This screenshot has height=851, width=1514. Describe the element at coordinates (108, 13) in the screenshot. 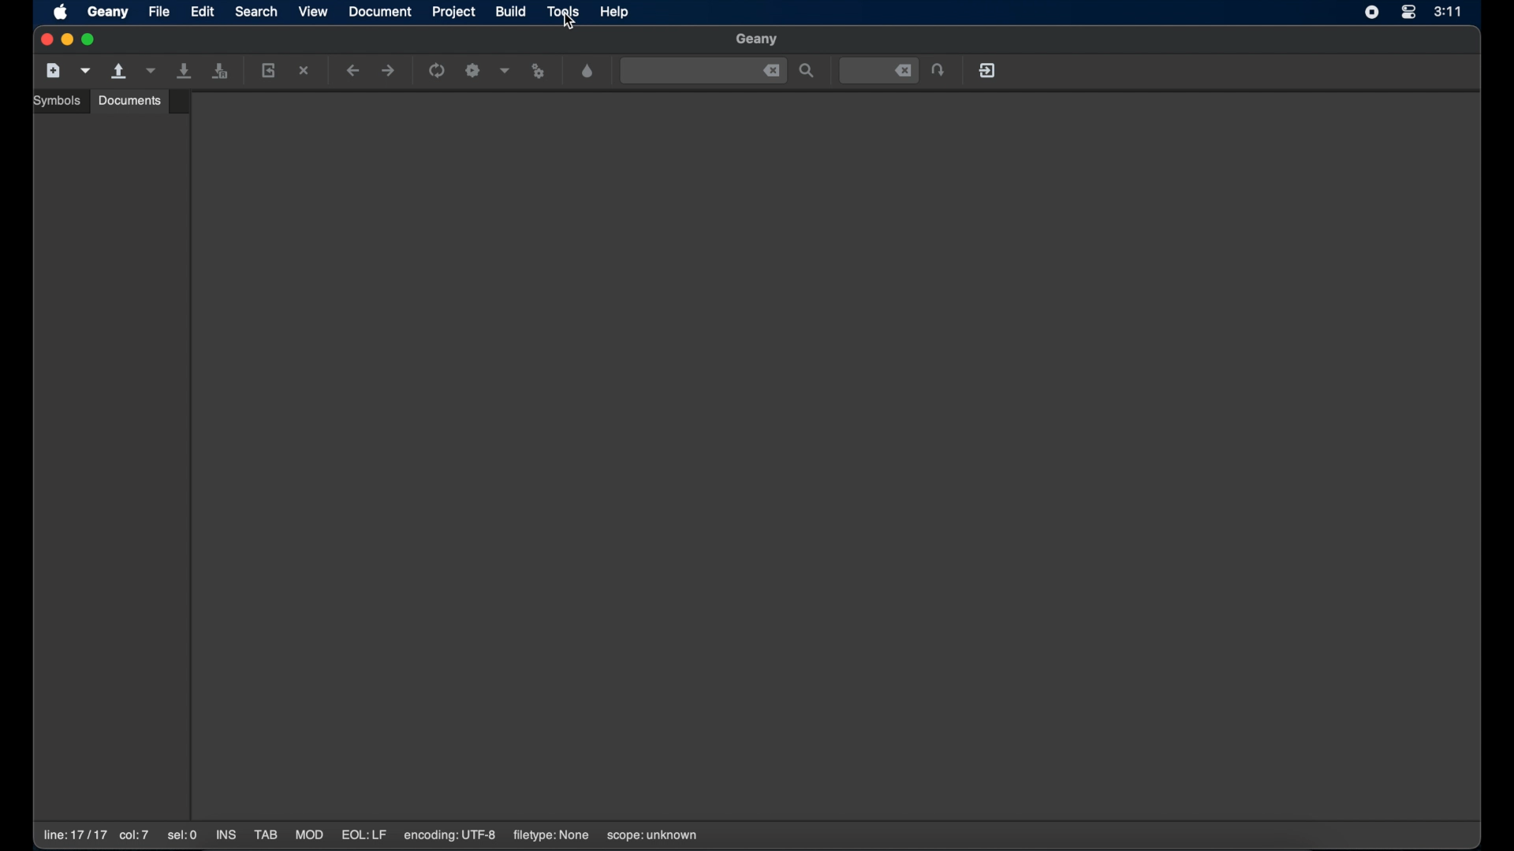

I see `geany` at that location.